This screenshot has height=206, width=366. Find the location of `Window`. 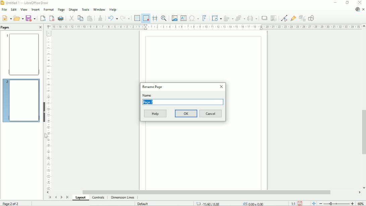

Window is located at coordinates (99, 9).